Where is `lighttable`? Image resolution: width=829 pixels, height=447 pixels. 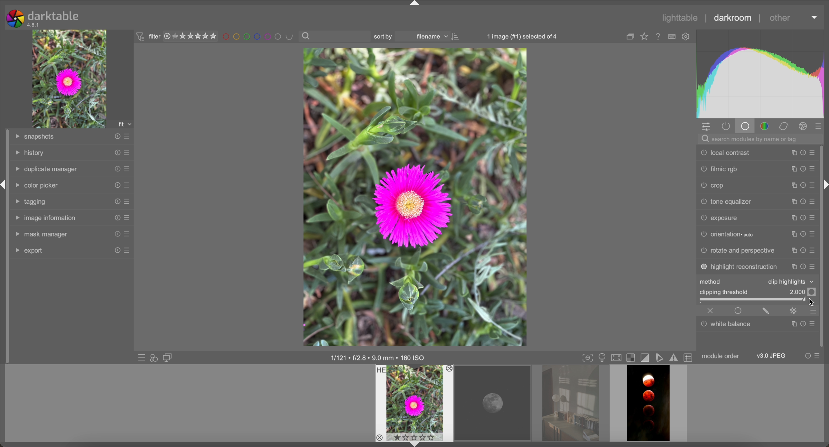 lighttable is located at coordinates (680, 18).